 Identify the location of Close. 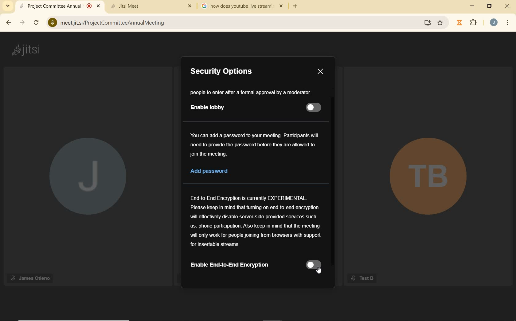
(321, 70).